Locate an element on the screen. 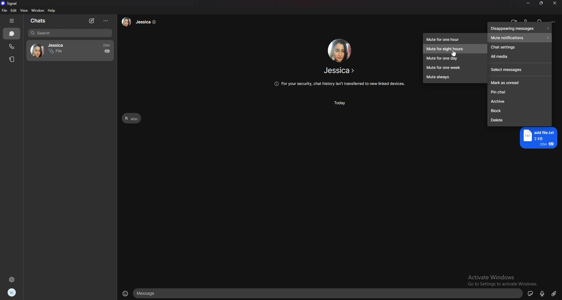 This screenshot has width=562, height=300. avatar is located at coordinates (36, 50).